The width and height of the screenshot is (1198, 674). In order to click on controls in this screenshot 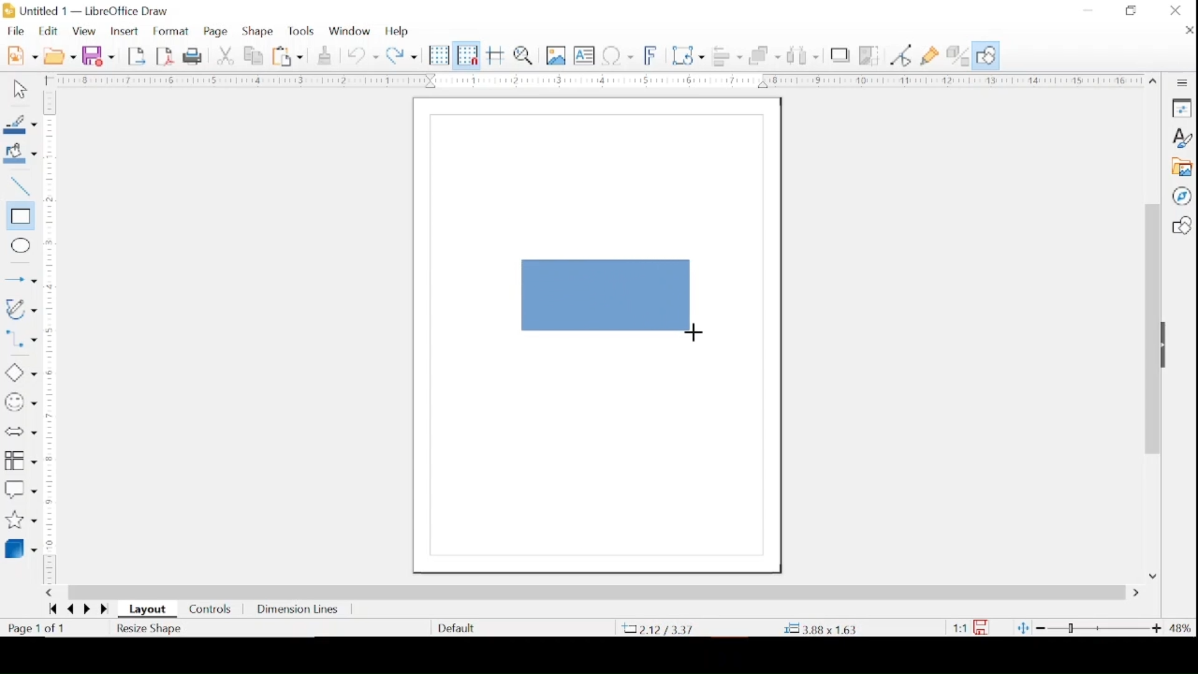, I will do `click(211, 610)`.